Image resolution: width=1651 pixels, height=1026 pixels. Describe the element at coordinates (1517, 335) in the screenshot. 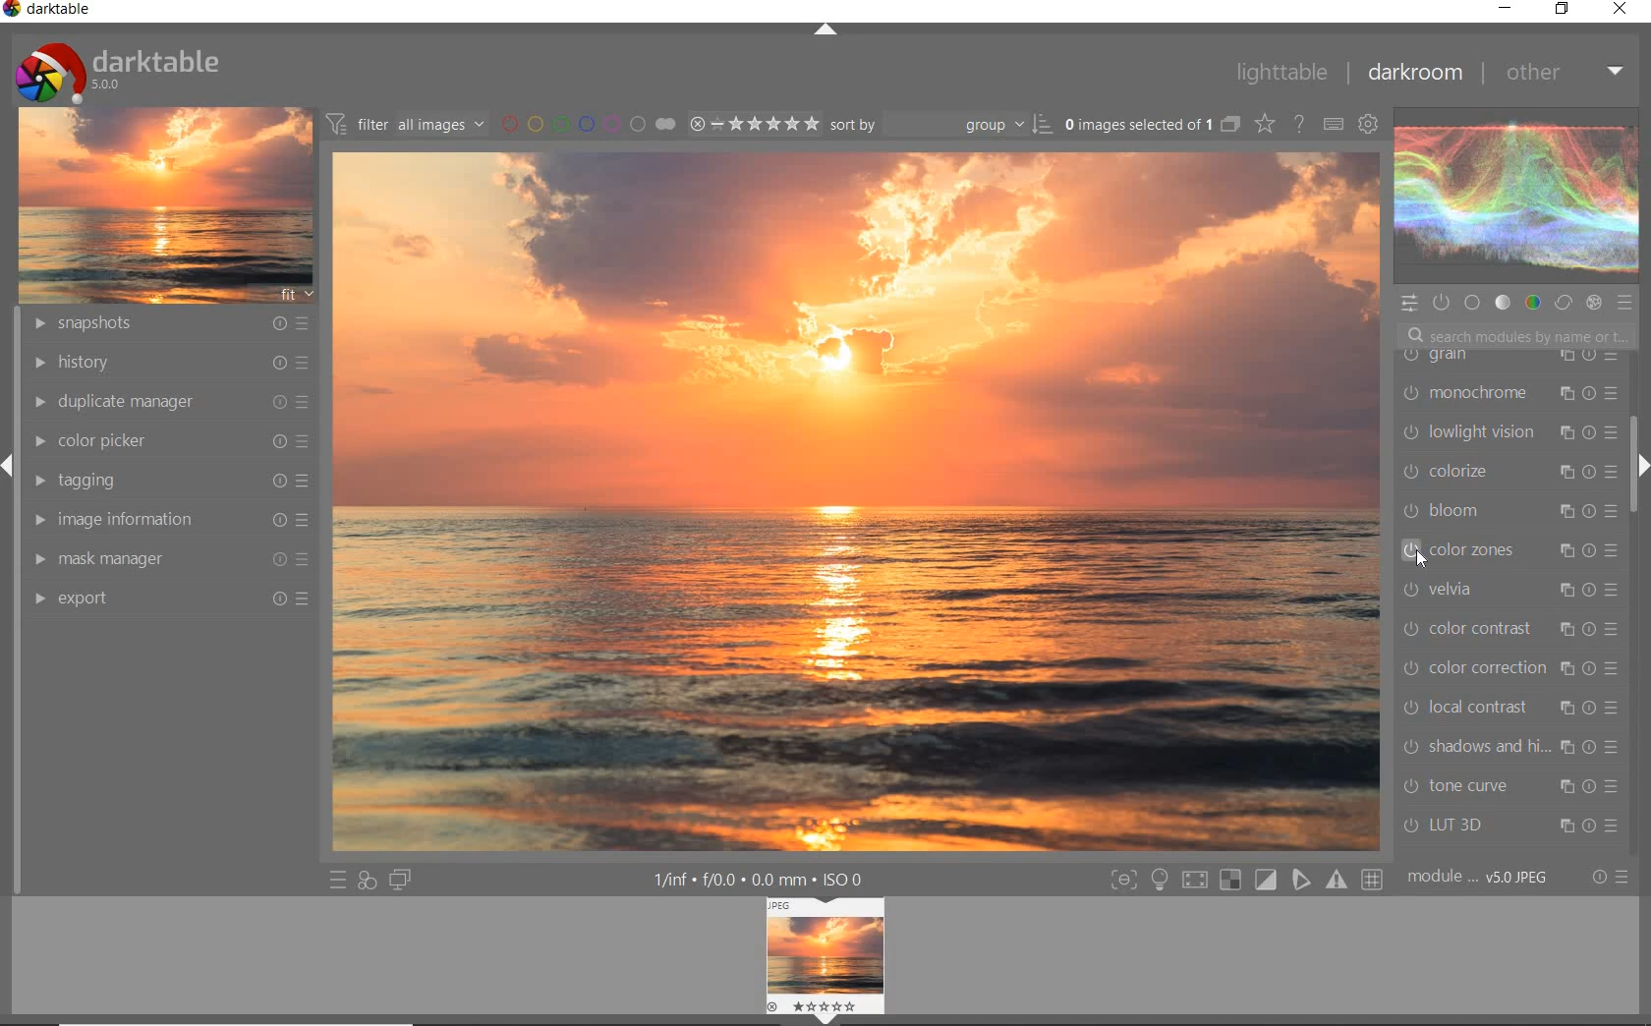

I see `SEARCH MODULES` at that location.